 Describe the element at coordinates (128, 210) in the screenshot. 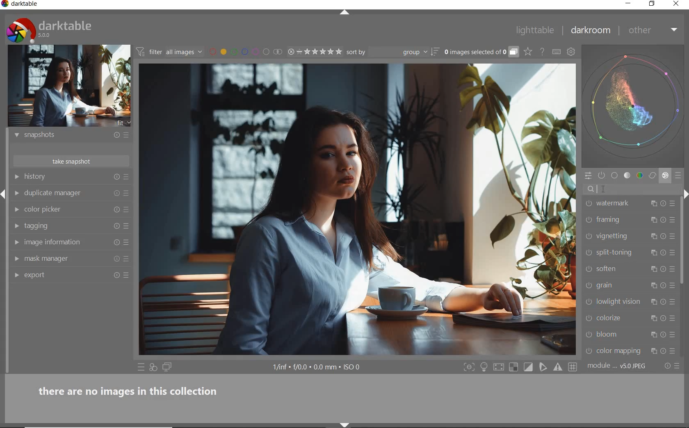

I see `preset and preferences` at that location.